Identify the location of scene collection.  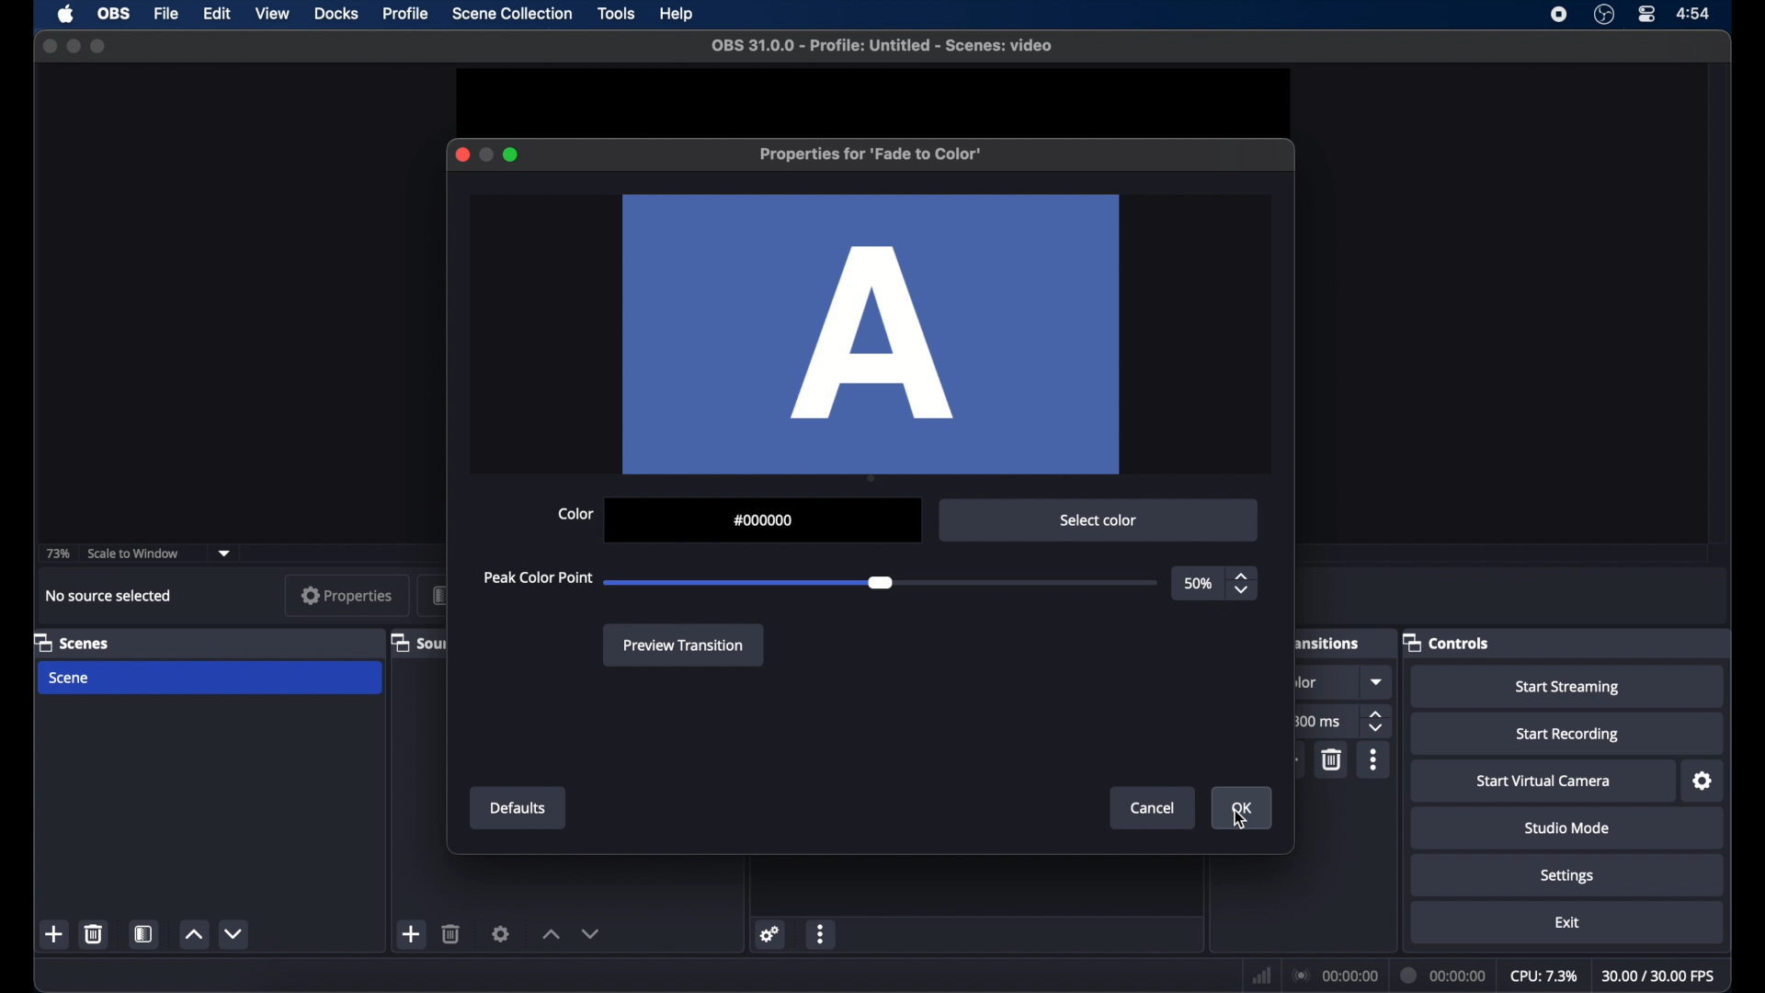
(512, 14).